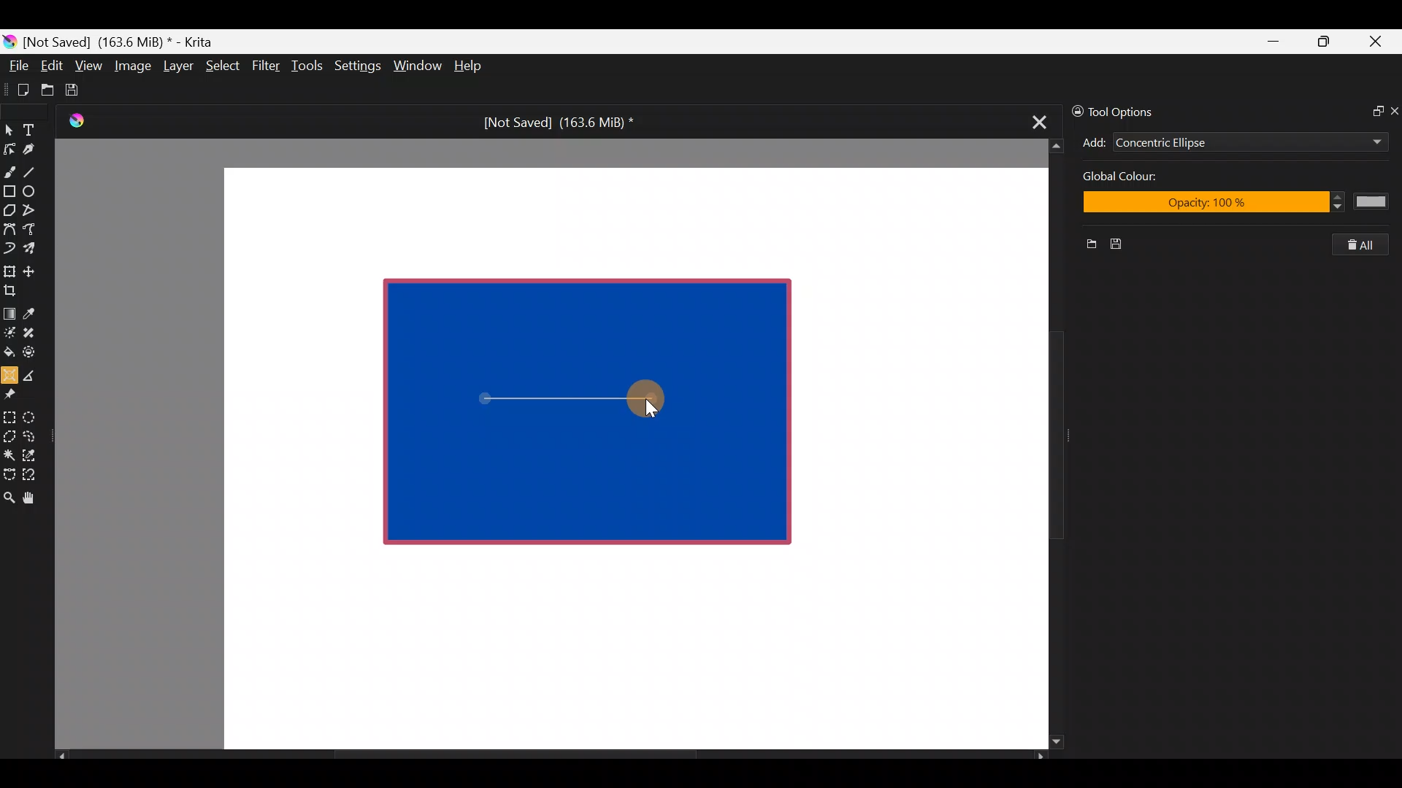 This screenshot has width=1402, height=788. I want to click on Close tab, so click(1035, 120).